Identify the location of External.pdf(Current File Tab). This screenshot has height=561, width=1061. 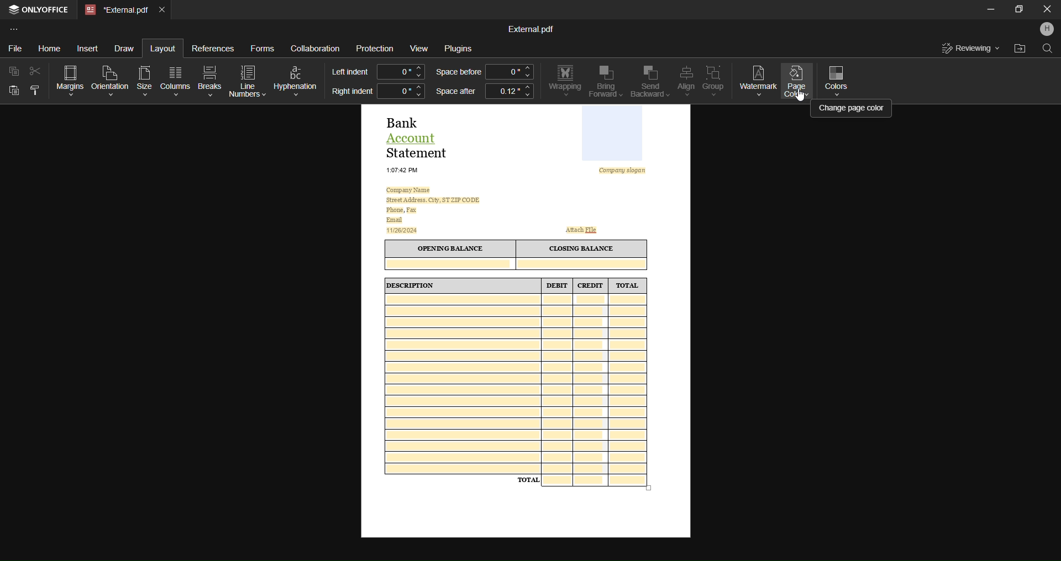
(117, 10).